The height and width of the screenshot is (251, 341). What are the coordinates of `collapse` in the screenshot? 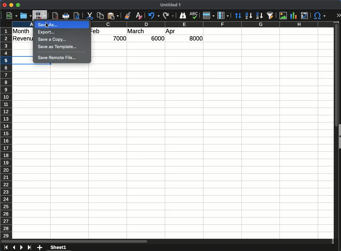 It's located at (339, 135).